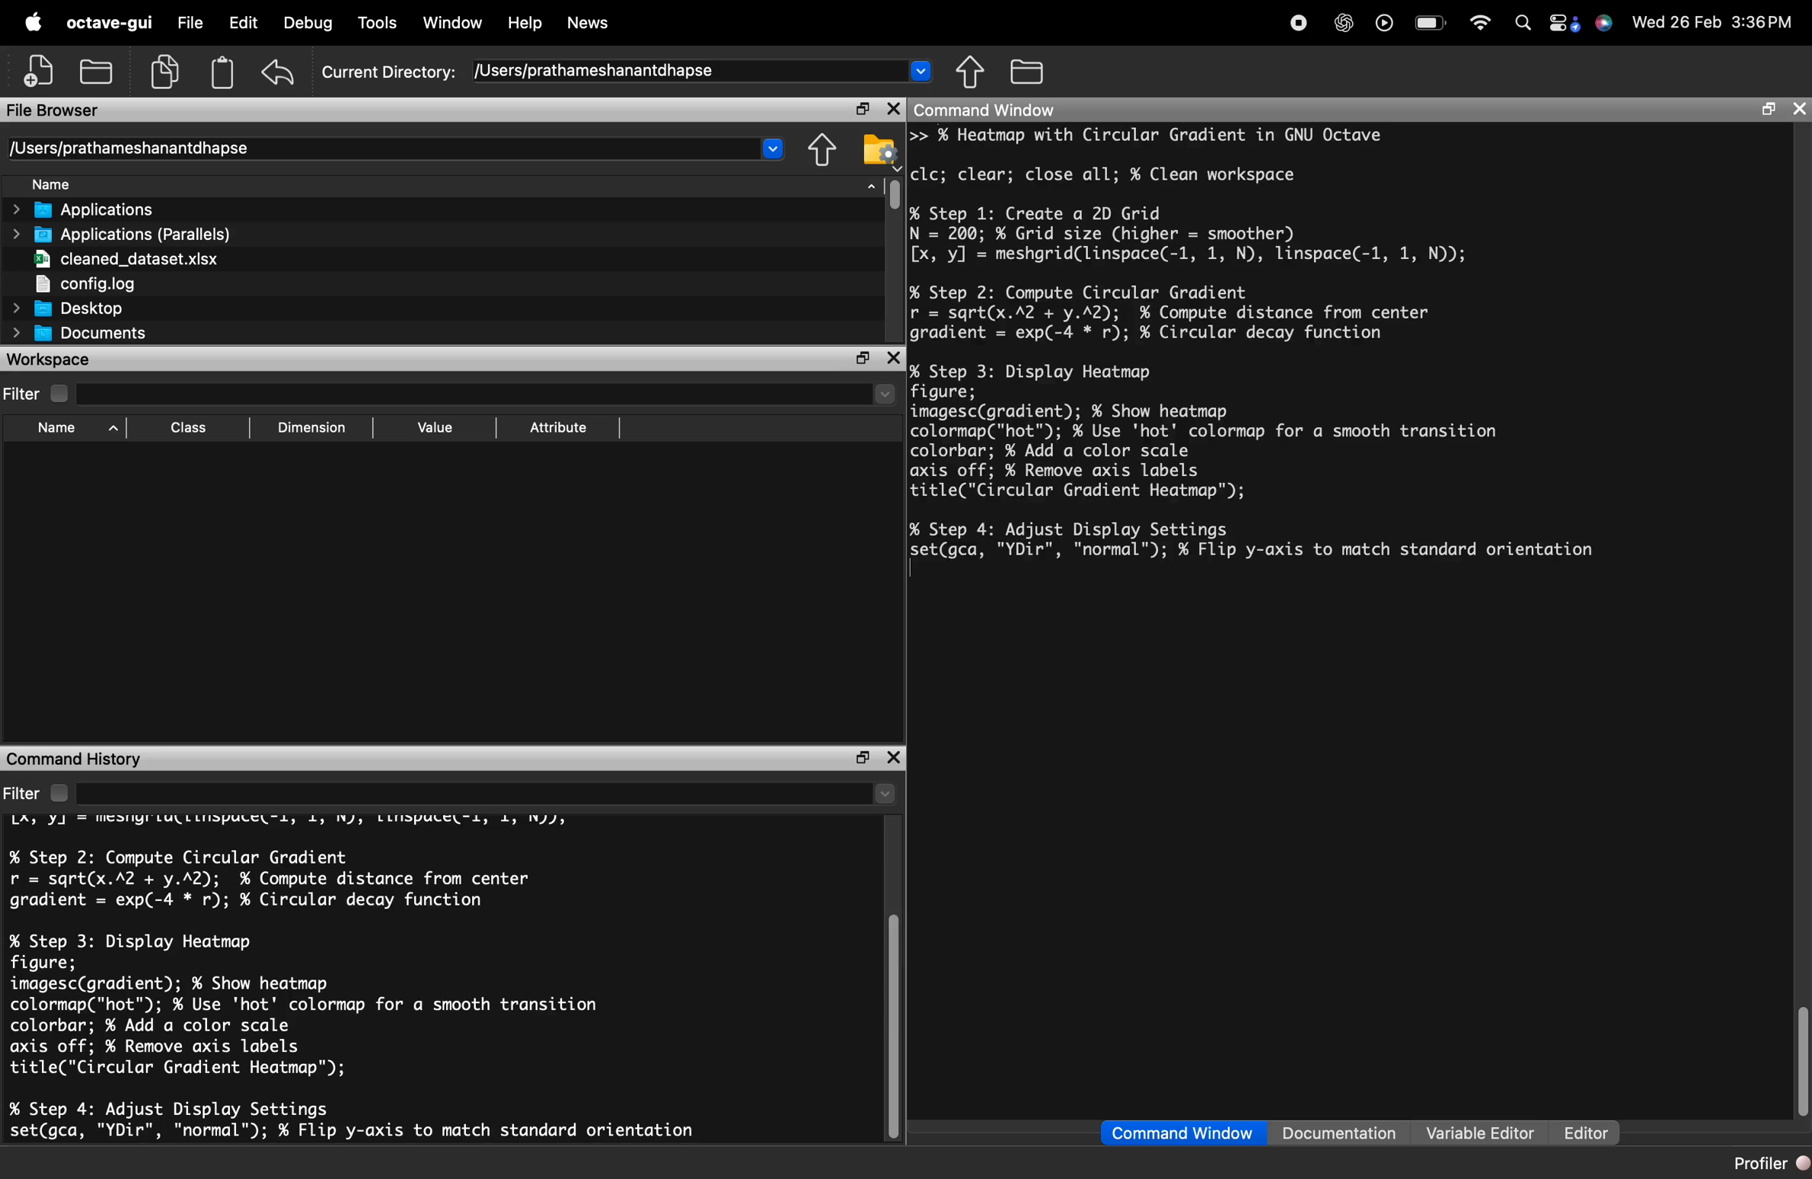 The image size is (1812, 1179). I want to click on close, so click(892, 359).